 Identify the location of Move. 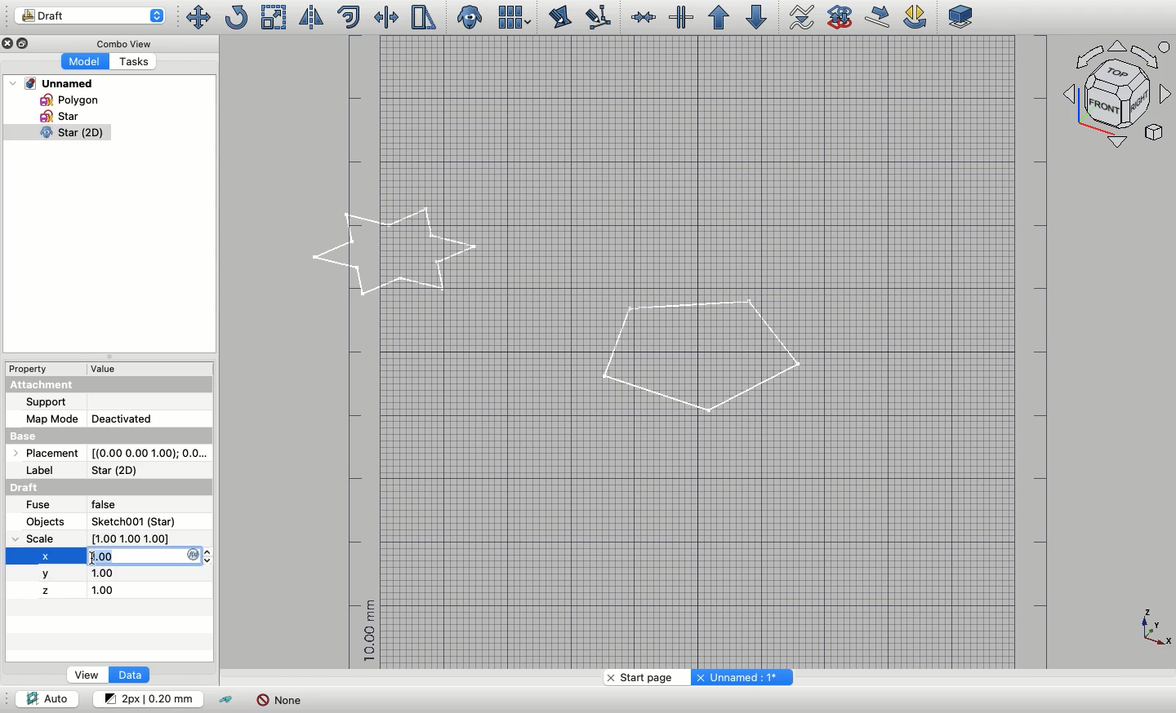
(197, 17).